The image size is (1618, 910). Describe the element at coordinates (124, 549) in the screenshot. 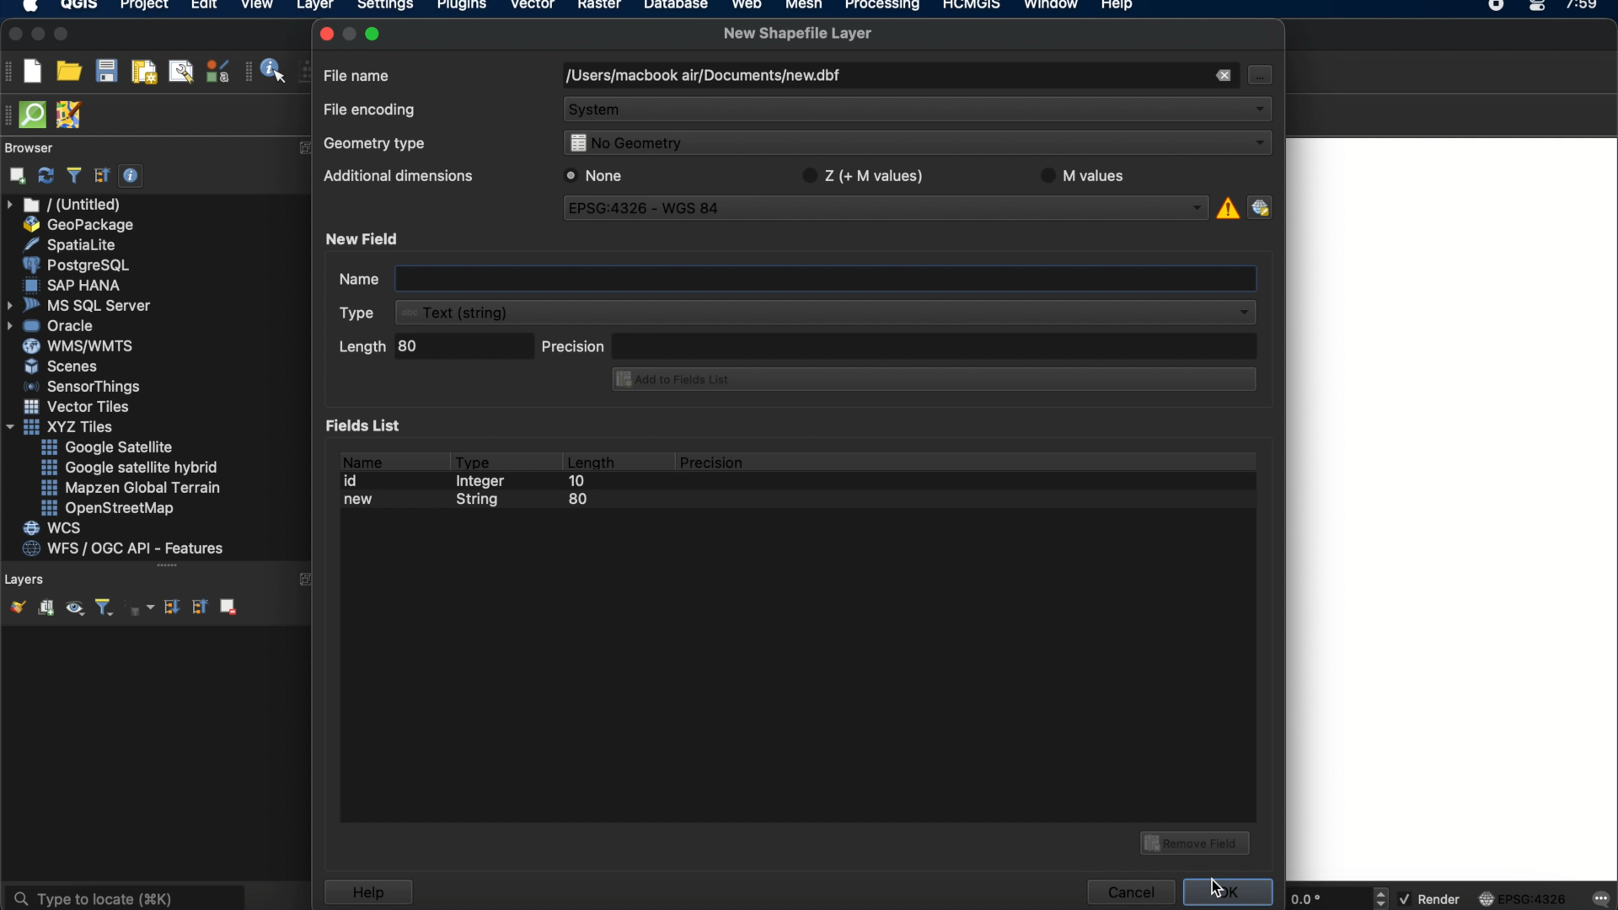

I see `was/ogc api- features` at that location.